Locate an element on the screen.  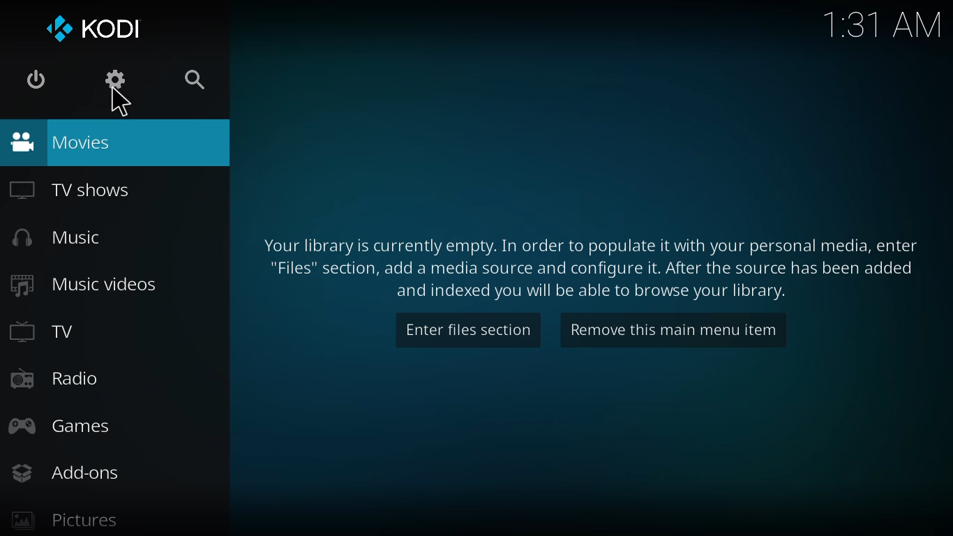
music is located at coordinates (63, 238).